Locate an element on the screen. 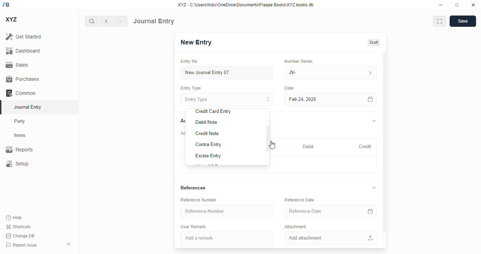  entry type is located at coordinates (191, 88).